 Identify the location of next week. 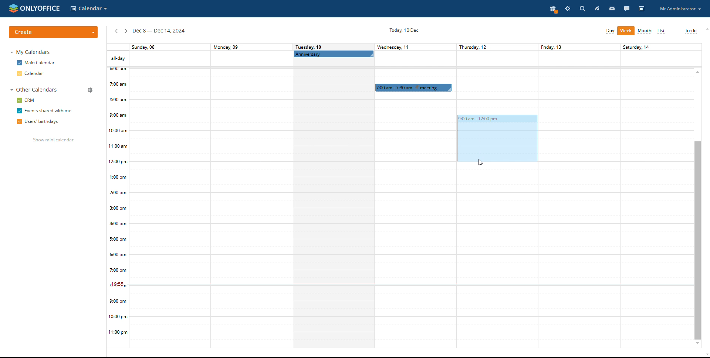
(125, 31).